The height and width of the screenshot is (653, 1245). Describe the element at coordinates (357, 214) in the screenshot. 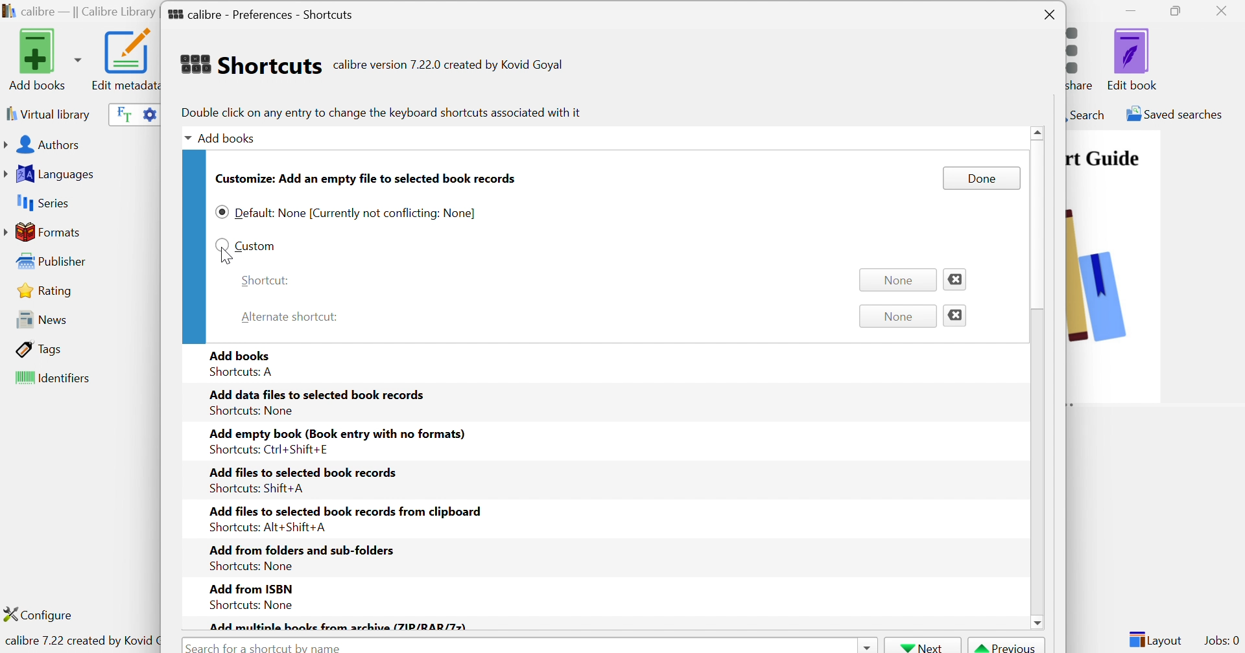

I see `Default: None [Currently not conflicting: None]` at that location.